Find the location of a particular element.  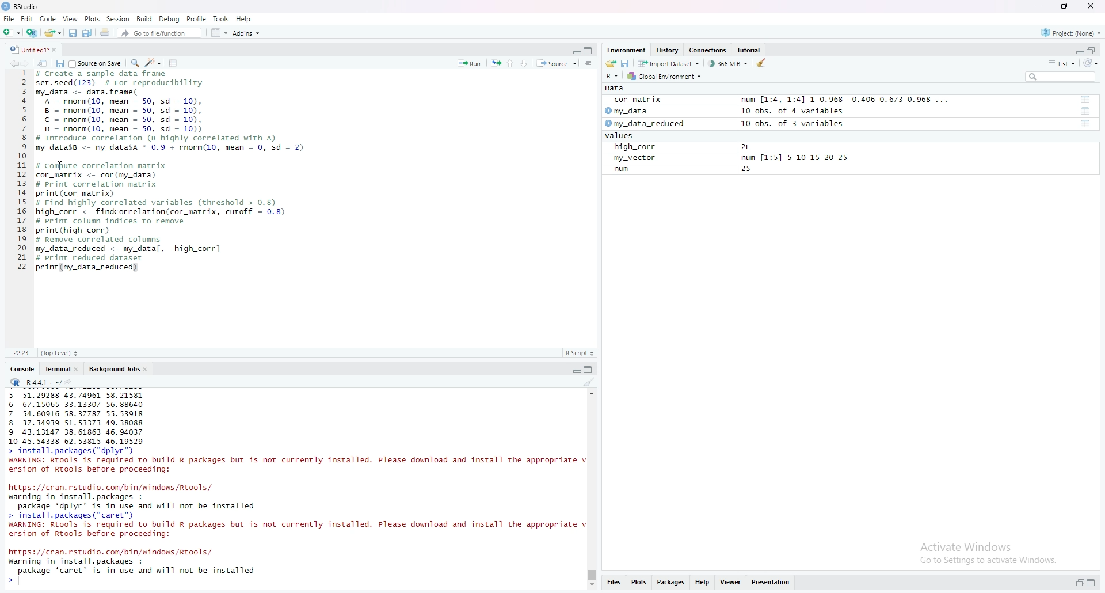

expand is located at coordinates (1091, 583).